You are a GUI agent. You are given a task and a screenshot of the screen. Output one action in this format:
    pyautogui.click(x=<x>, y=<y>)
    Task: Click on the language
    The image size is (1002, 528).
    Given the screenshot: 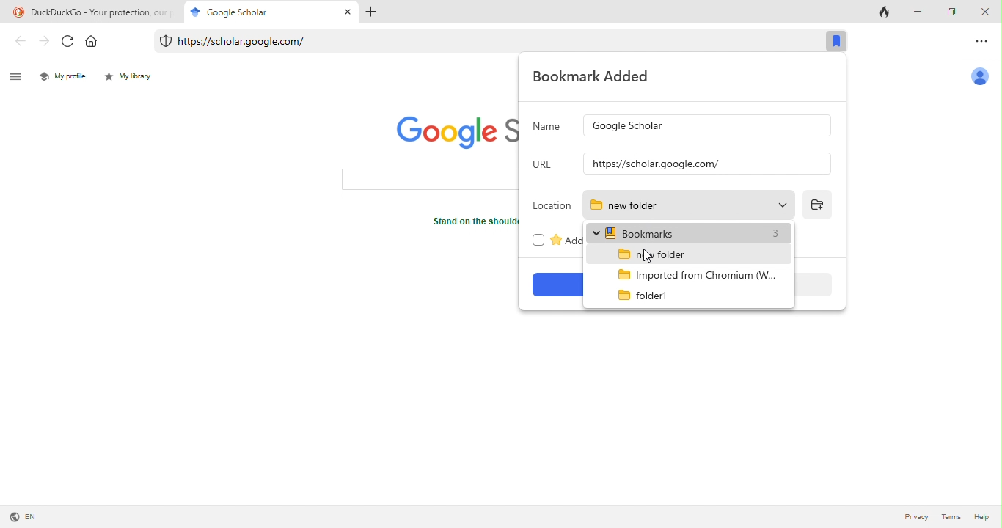 What is the action you would take?
    pyautogui.click(x=23, y=516)
    